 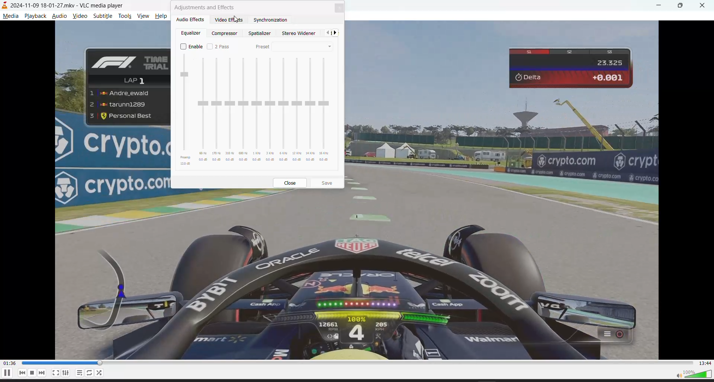 What do you see at coordinates (65, 372) in the screenshot?
I see `settings` at bounding box center [65, 372].